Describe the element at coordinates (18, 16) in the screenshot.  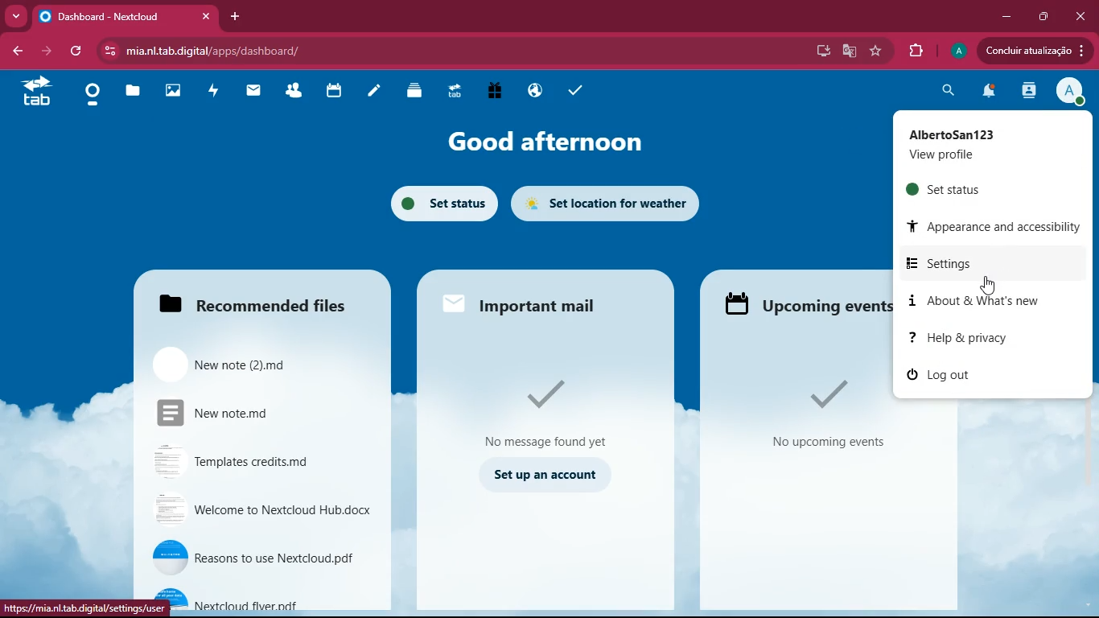
I see `more` at that location.